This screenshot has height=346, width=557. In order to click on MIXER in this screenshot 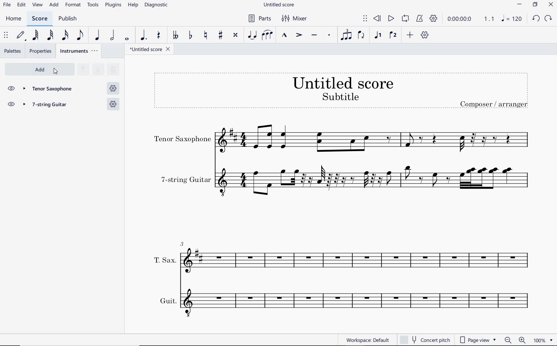, I will do `click(295, 19)`.